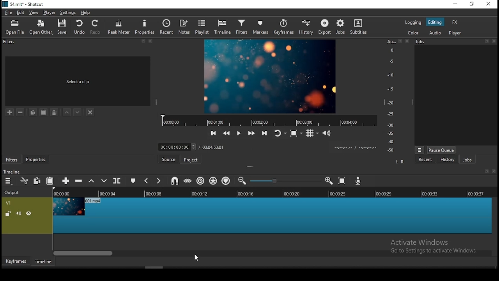 This screenshot has width=499, height=281. Describe the element at coordinates (456, 33) in the screenshot. I see `player` at that location.